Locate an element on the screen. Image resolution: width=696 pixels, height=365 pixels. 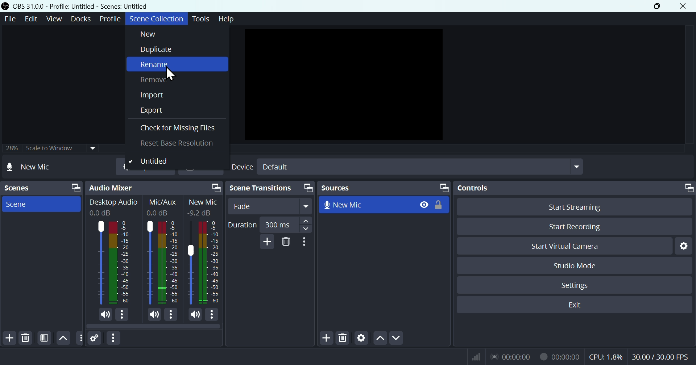
Hide/Display is located at coordinates (424, 205).